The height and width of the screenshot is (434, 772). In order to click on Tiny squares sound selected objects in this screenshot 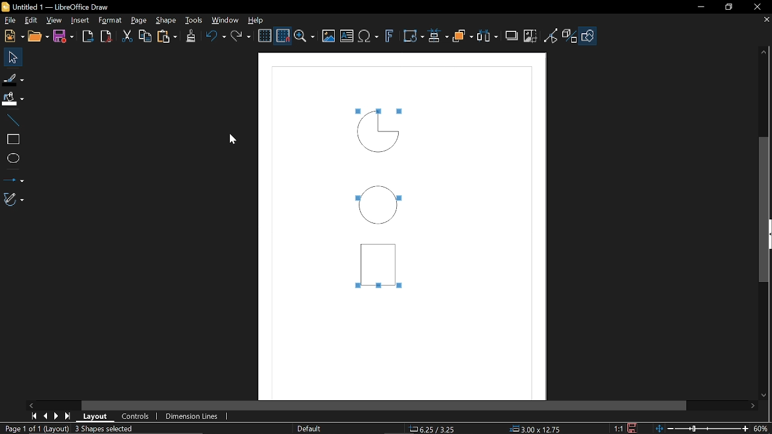, I will do `click(377, 112)`.